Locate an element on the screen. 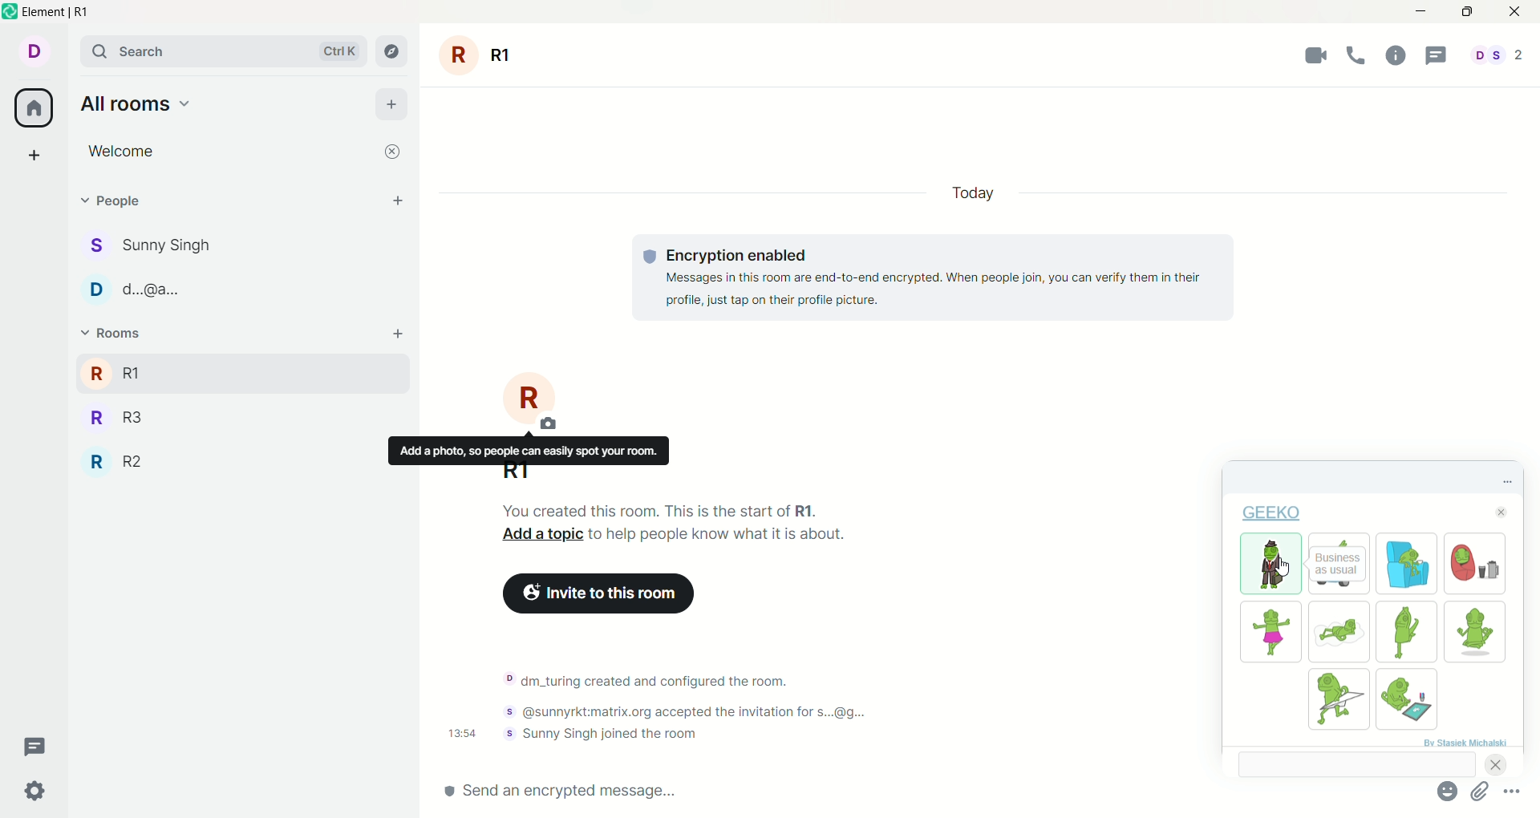  Add attachment is located at coordinates (1480, 791).